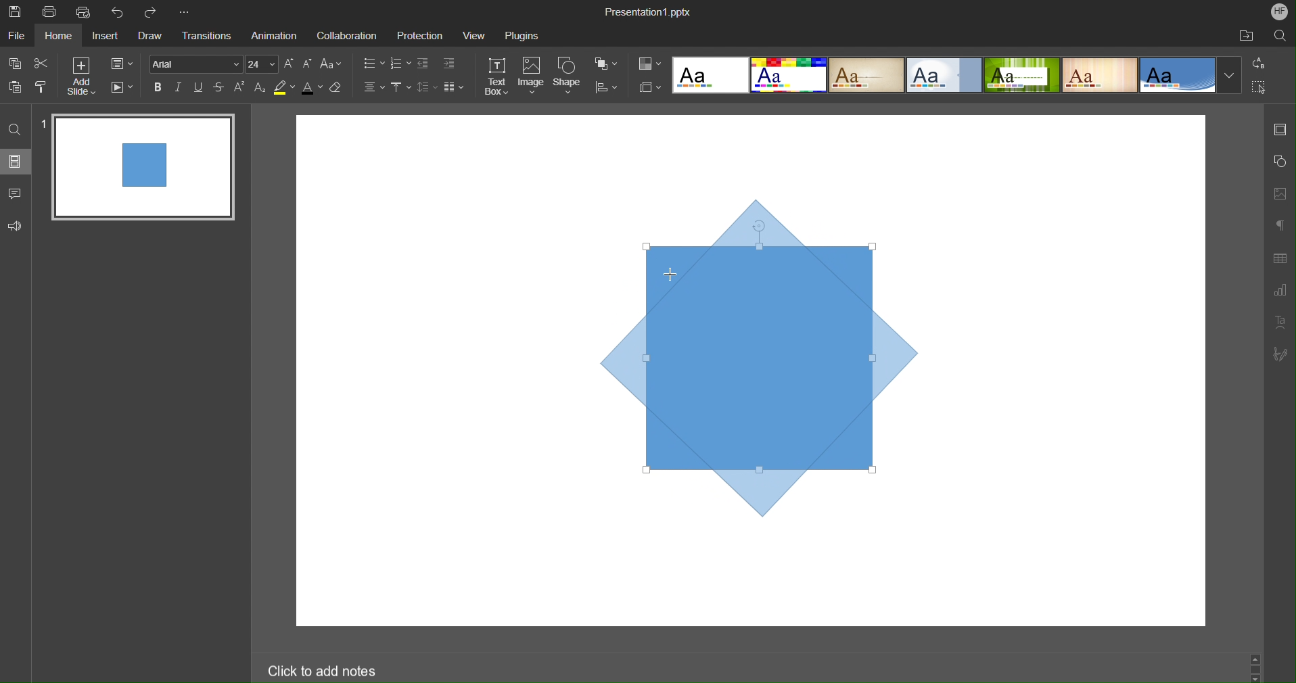 The image size is (1296, 683). What do you see at coordinates (184, 8) in the screenshot?
I see `More` at bounding box center [184, 8].